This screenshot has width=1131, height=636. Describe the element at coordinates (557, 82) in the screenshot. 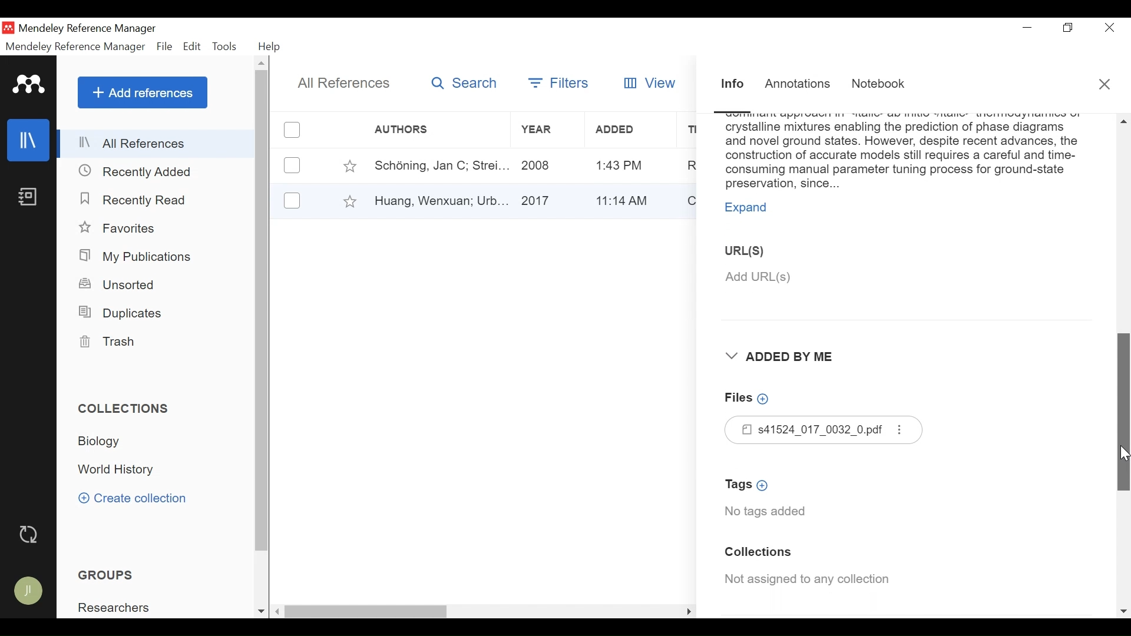

I see `Filters` at that location.